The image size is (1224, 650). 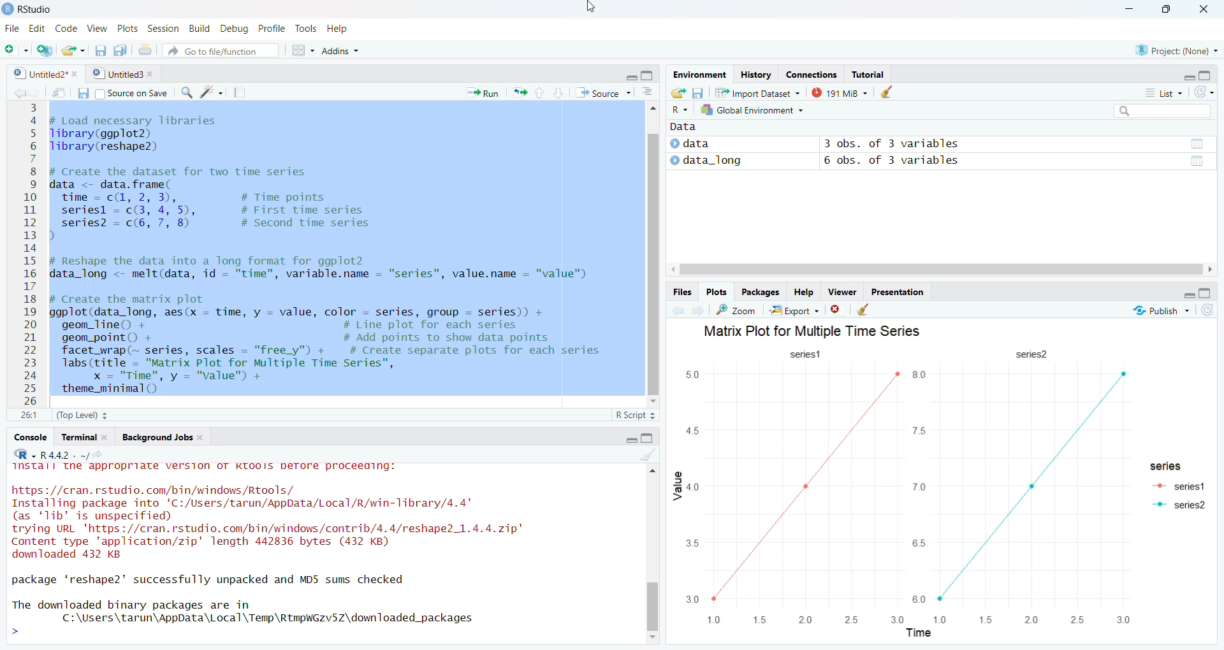 I want to click on 0 | Untitled2*, so click(x=38, y=74).